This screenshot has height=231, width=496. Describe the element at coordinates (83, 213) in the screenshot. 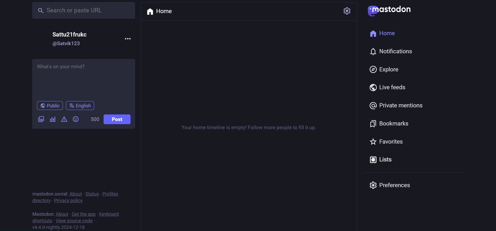

I see `get the app` at that location.